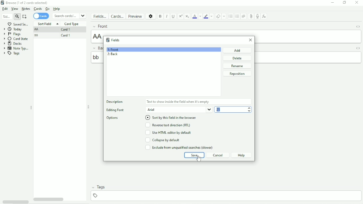 The image size is (363, 204). I want to click on Horizontal scrollbar, so click(50, 199).